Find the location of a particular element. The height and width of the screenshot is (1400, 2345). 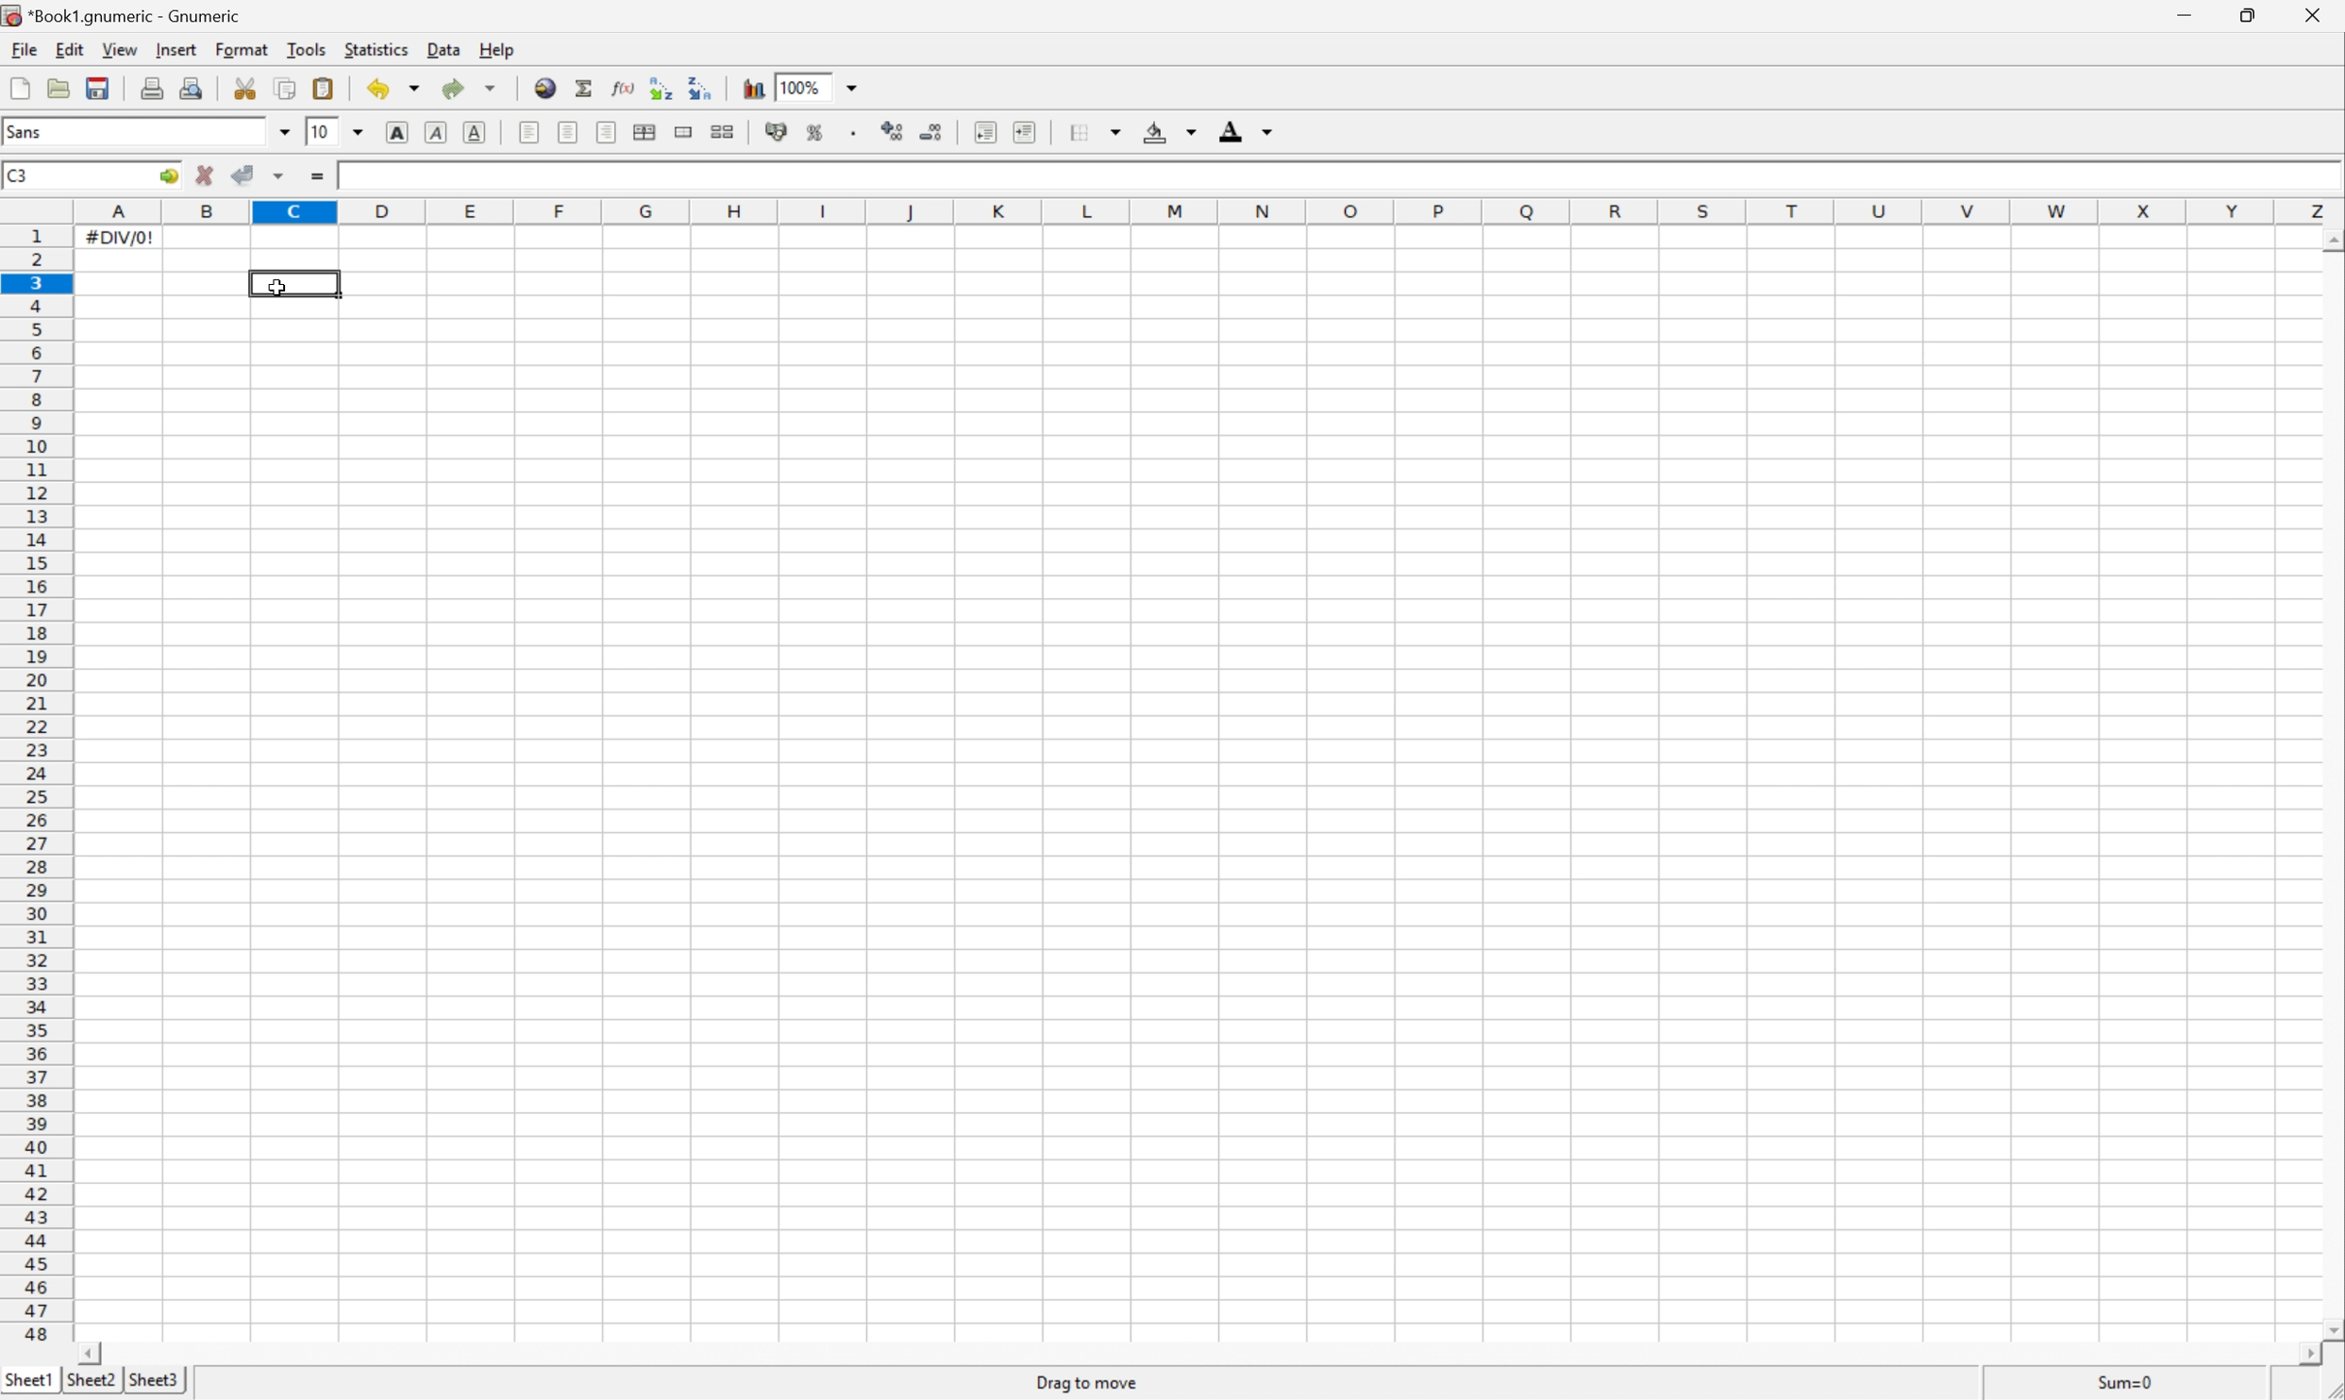

Center horizontally across selection is located at coordinates (646, 132).